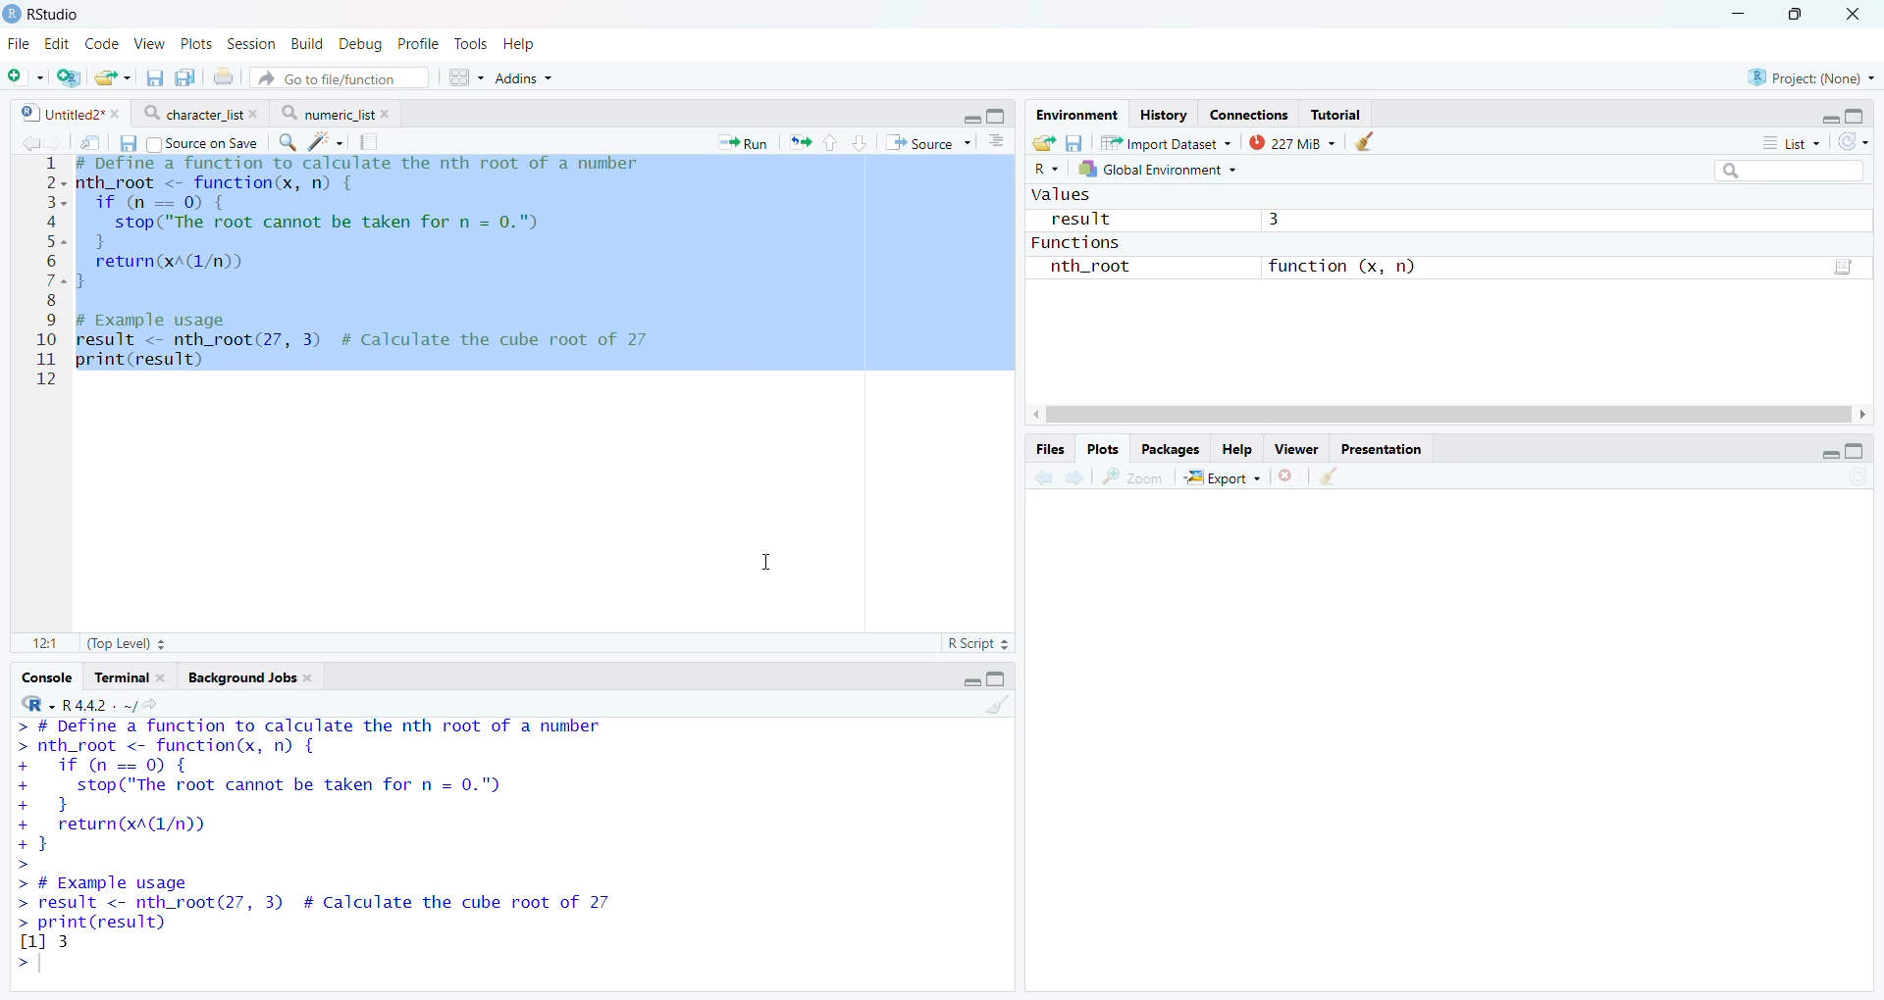  Describe the element at coordinates (1335, 114) in the screenshot. I see `Tutorial` at that location.